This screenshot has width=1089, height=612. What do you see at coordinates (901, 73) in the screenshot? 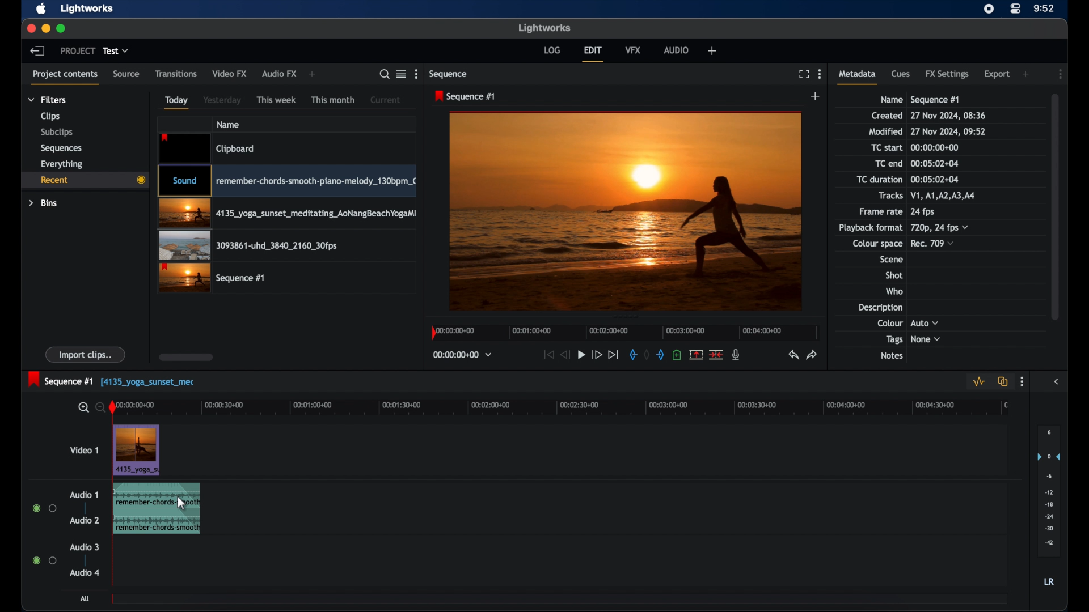
I see `cues` at bounding box center [901, 73].